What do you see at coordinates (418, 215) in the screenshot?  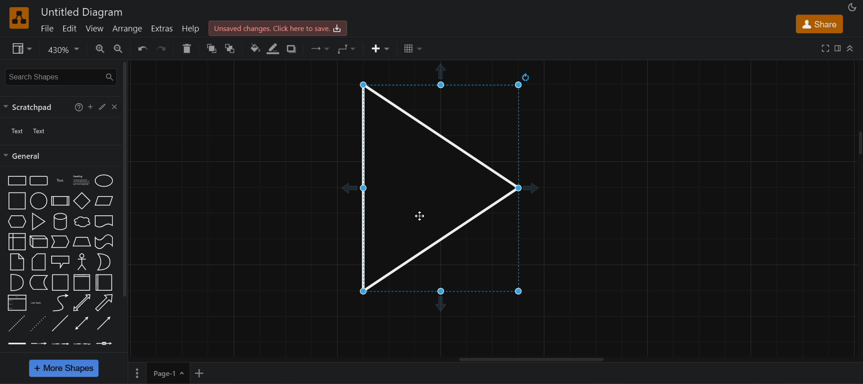 I see `Cursor` at bounding box center [418, 215].